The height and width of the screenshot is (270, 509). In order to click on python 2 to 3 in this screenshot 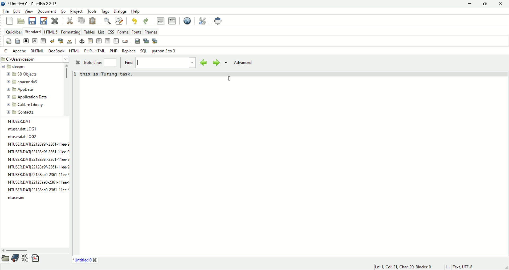, I will do `click(165, 51)`.